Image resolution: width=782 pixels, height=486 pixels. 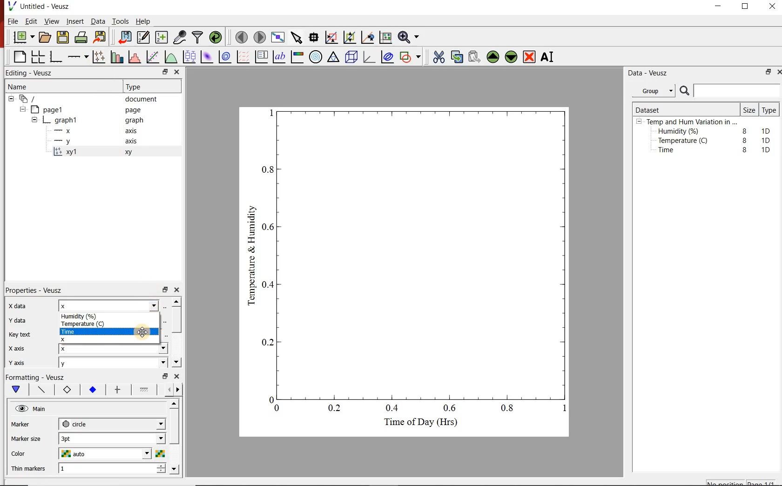 What do you see at coordinates (83, 323) in the screenshot?
I see `Temperature (C)` at bounding box center [83, 323].